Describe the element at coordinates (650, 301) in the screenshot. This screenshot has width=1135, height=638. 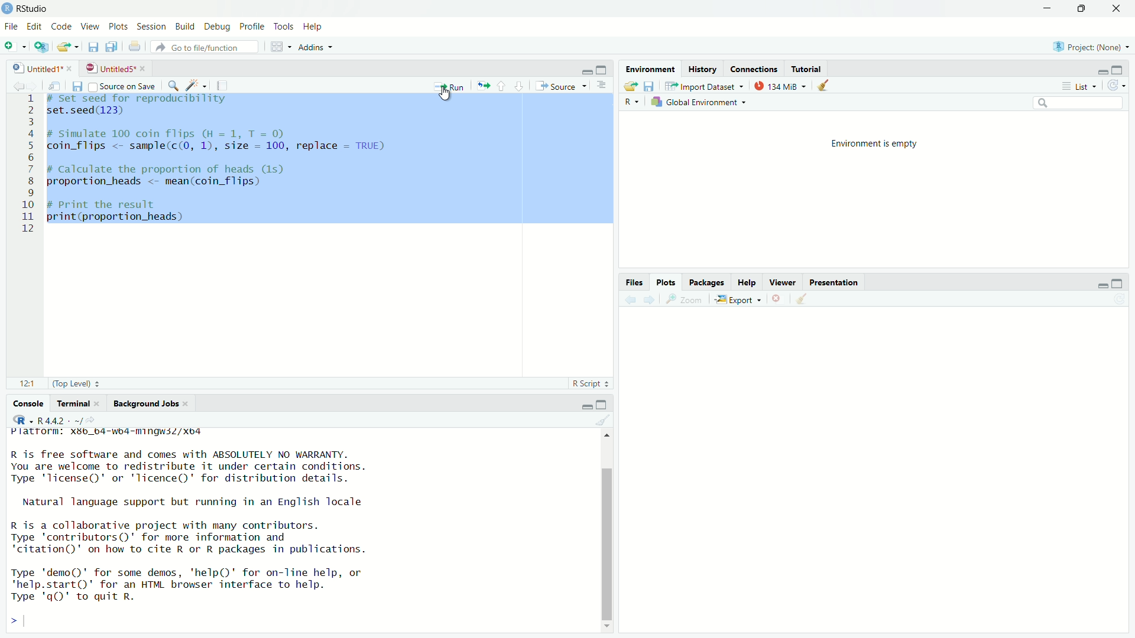
I see `next plot` at that location.